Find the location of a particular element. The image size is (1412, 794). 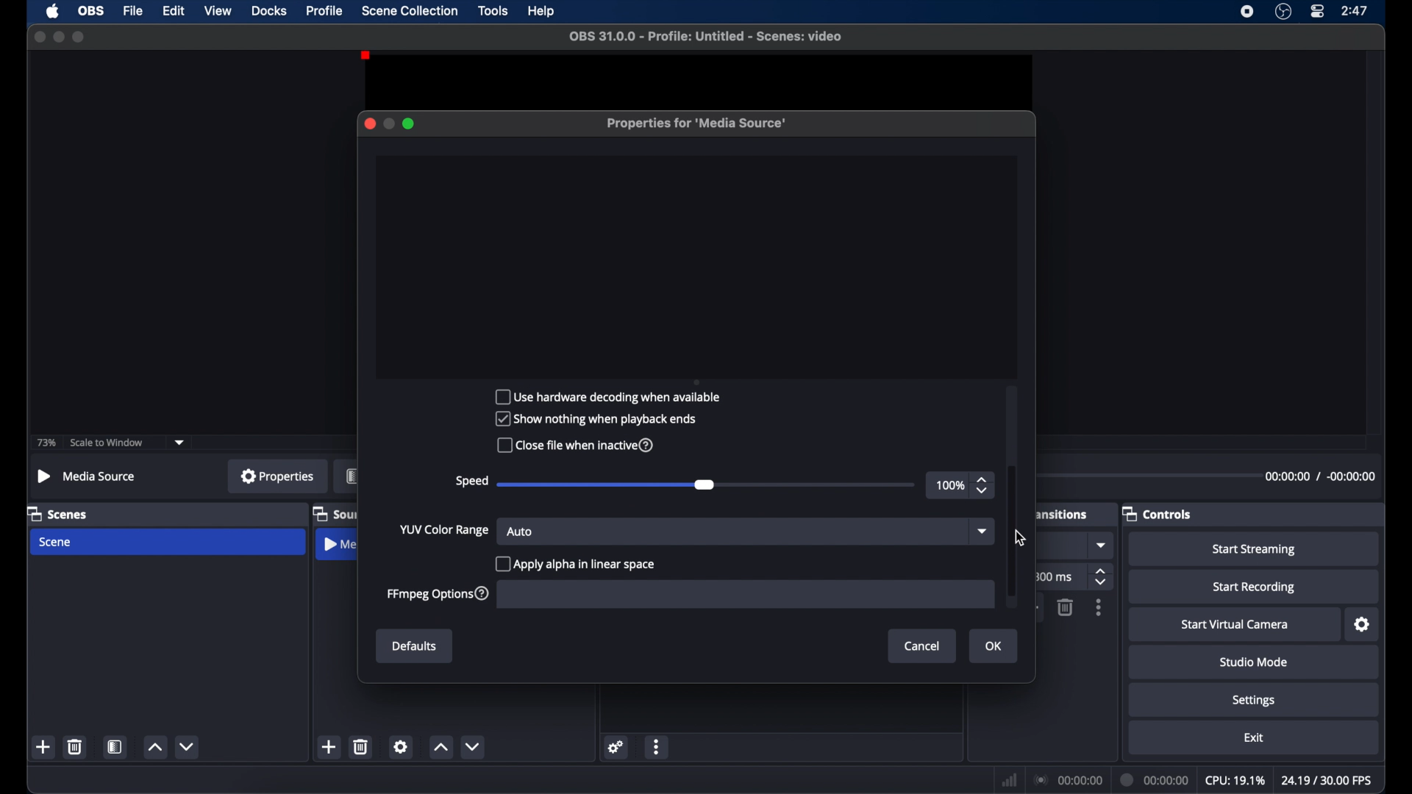

moreoptions is located at coordinates (1099, 607).